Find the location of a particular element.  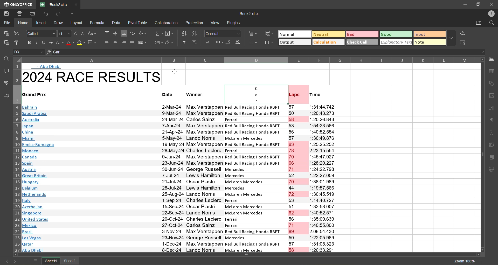

formula is located at coordinates (98, 23).